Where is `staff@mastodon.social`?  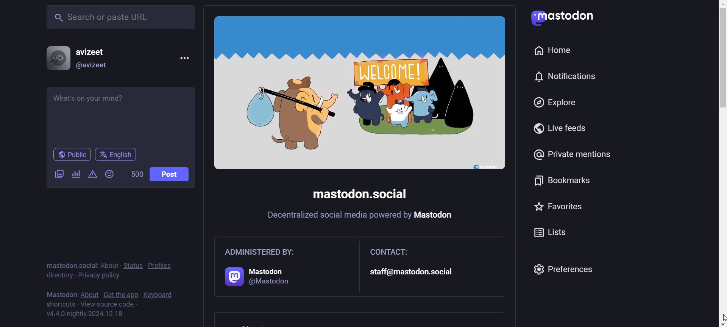 staff@mastodon.social is located at coordinates (416, 271).